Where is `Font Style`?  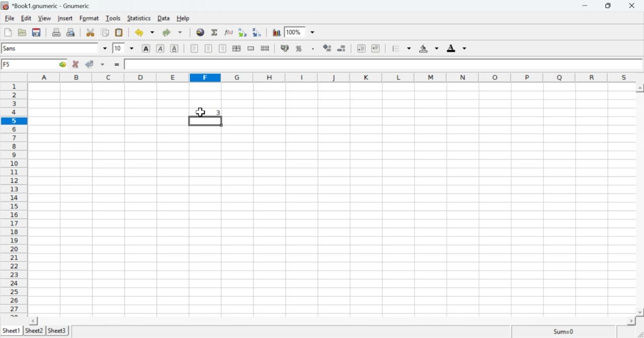
Font Style is located at coordinates (51, 48).